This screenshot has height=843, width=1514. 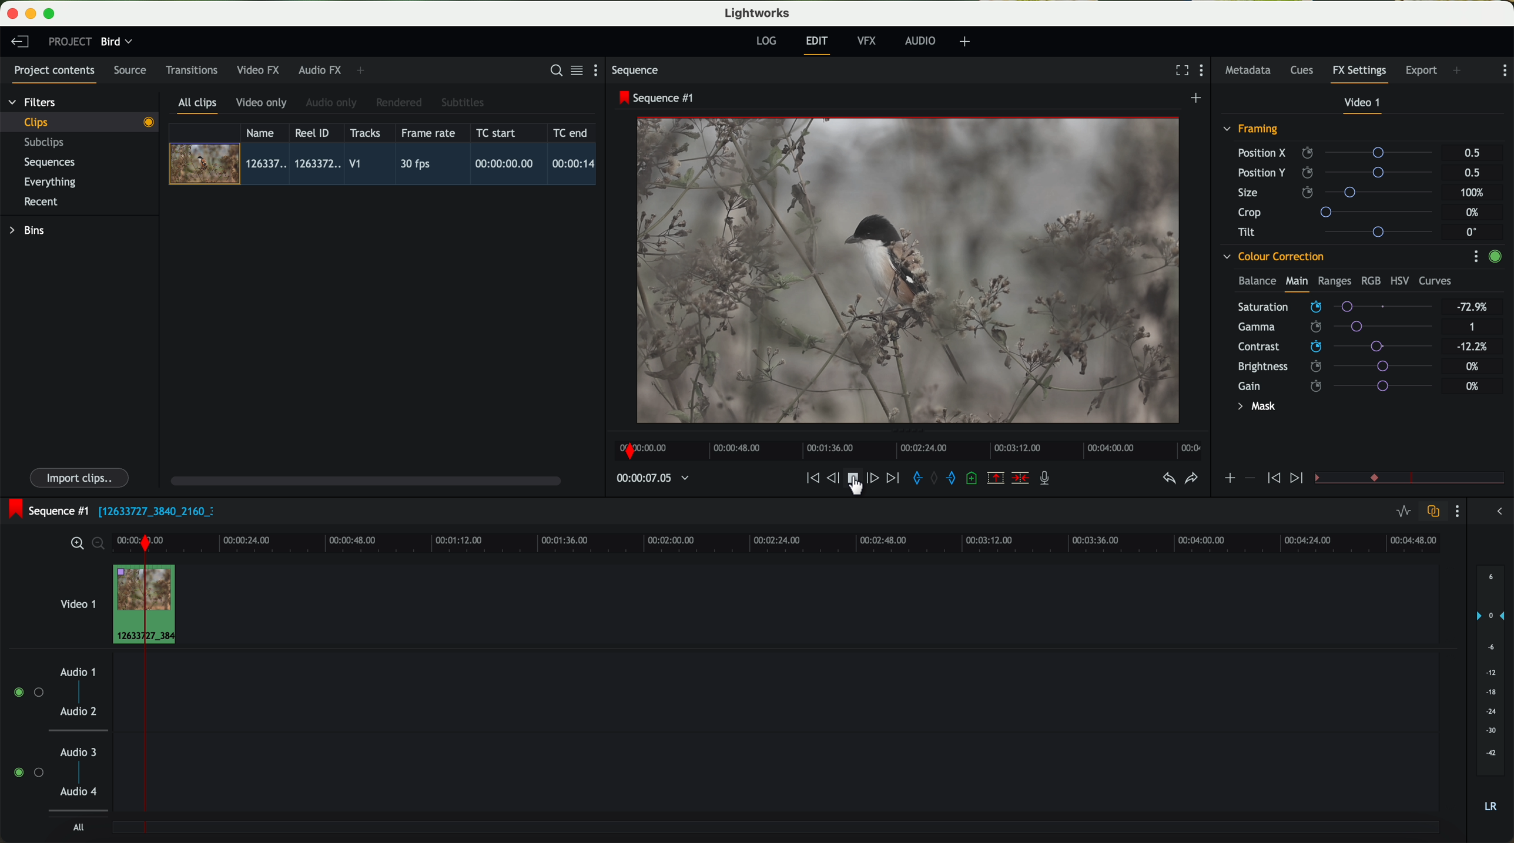 What do you see at coordinates (55, 74) in the screenshot?
I see `project contents` at bounding box center [55, 74].